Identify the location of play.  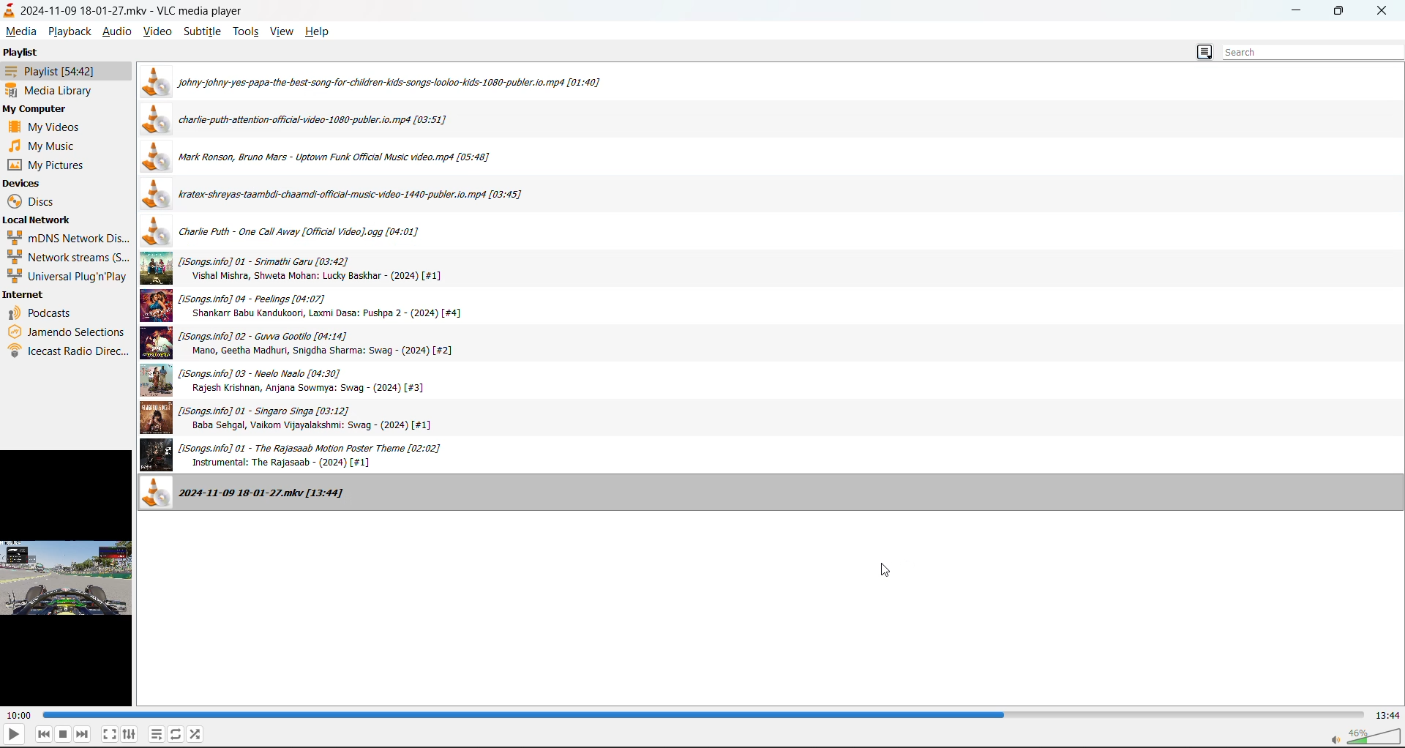
(14, 735).